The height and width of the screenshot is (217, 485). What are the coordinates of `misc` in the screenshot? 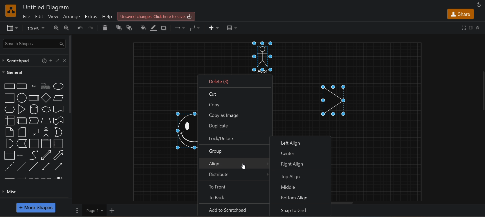 It's located at (11, 191).